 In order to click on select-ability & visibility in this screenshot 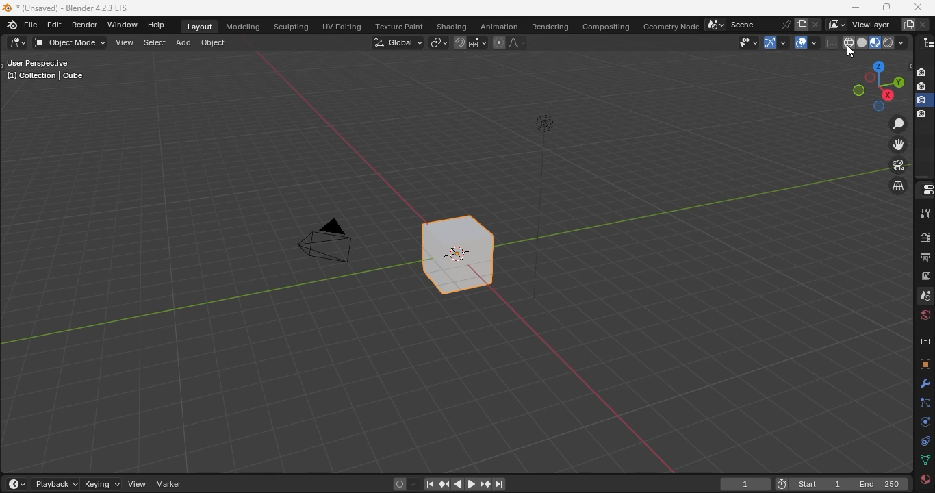, I will do `click(750, 42)`.